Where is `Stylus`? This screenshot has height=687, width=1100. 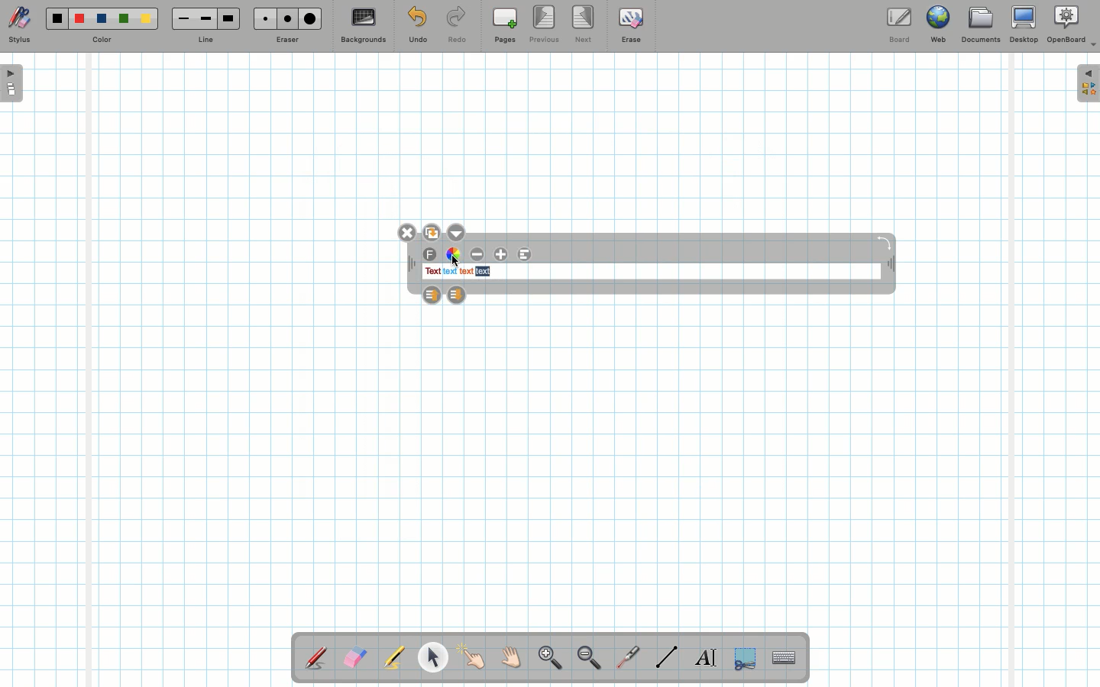
Stylus is located at coordinates (317, 657).